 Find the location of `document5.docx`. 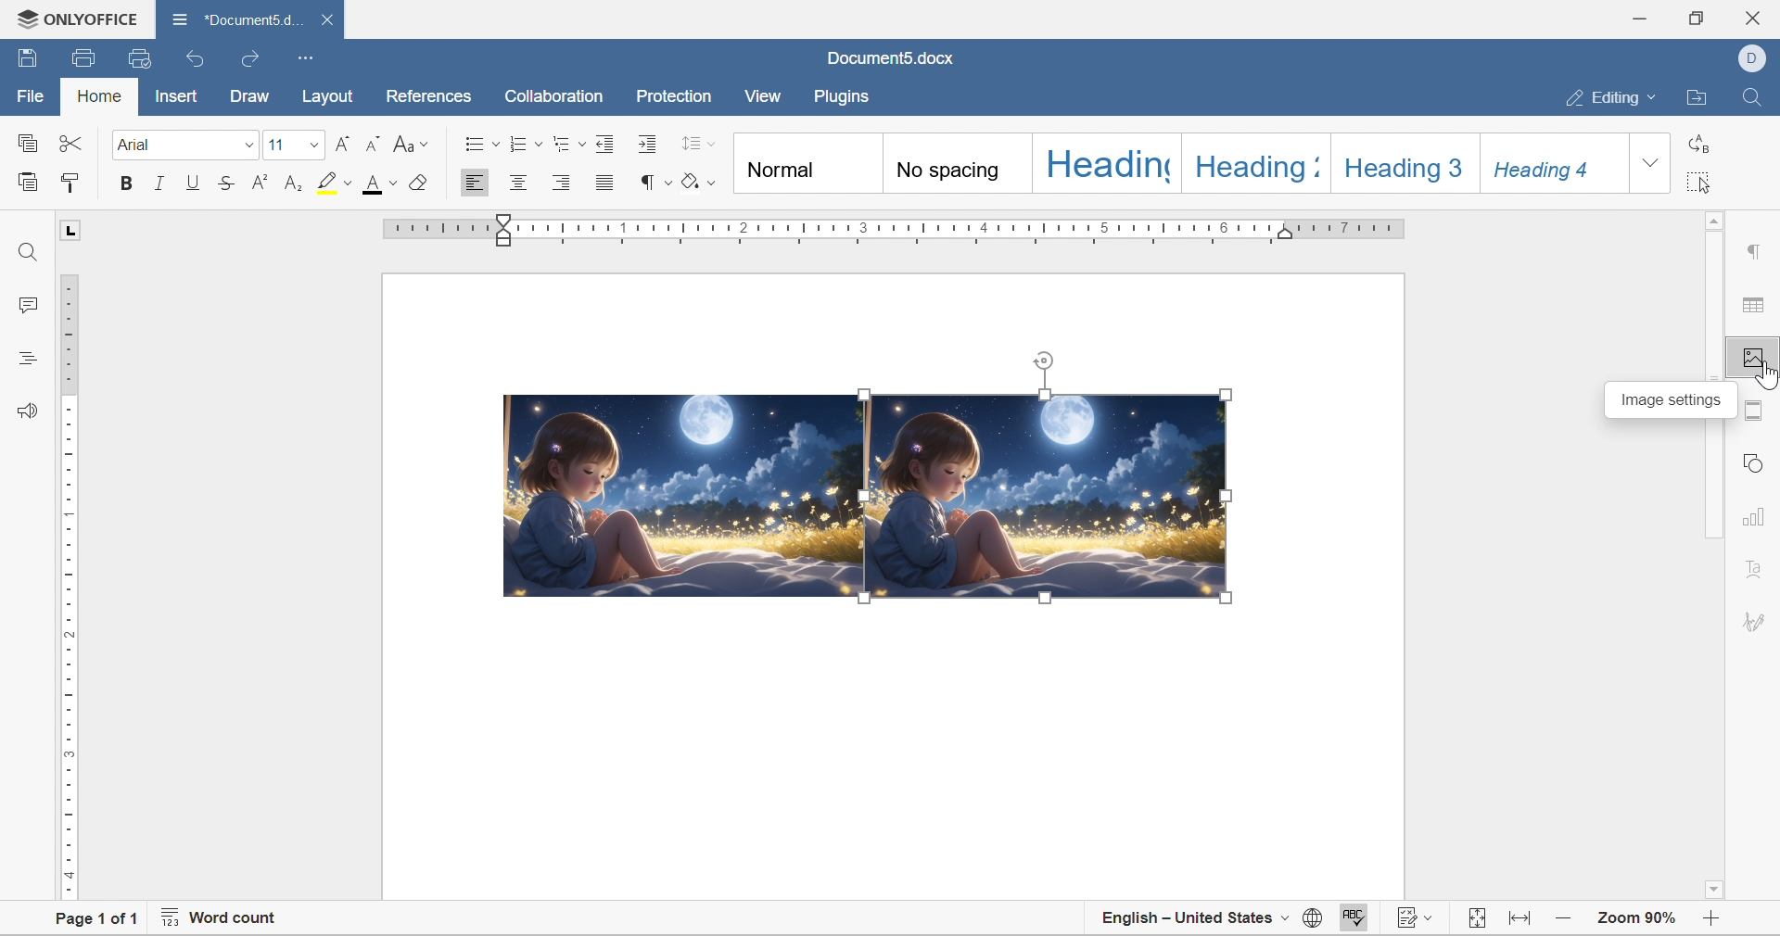

document5.docx is located at coordinates (233, 19).